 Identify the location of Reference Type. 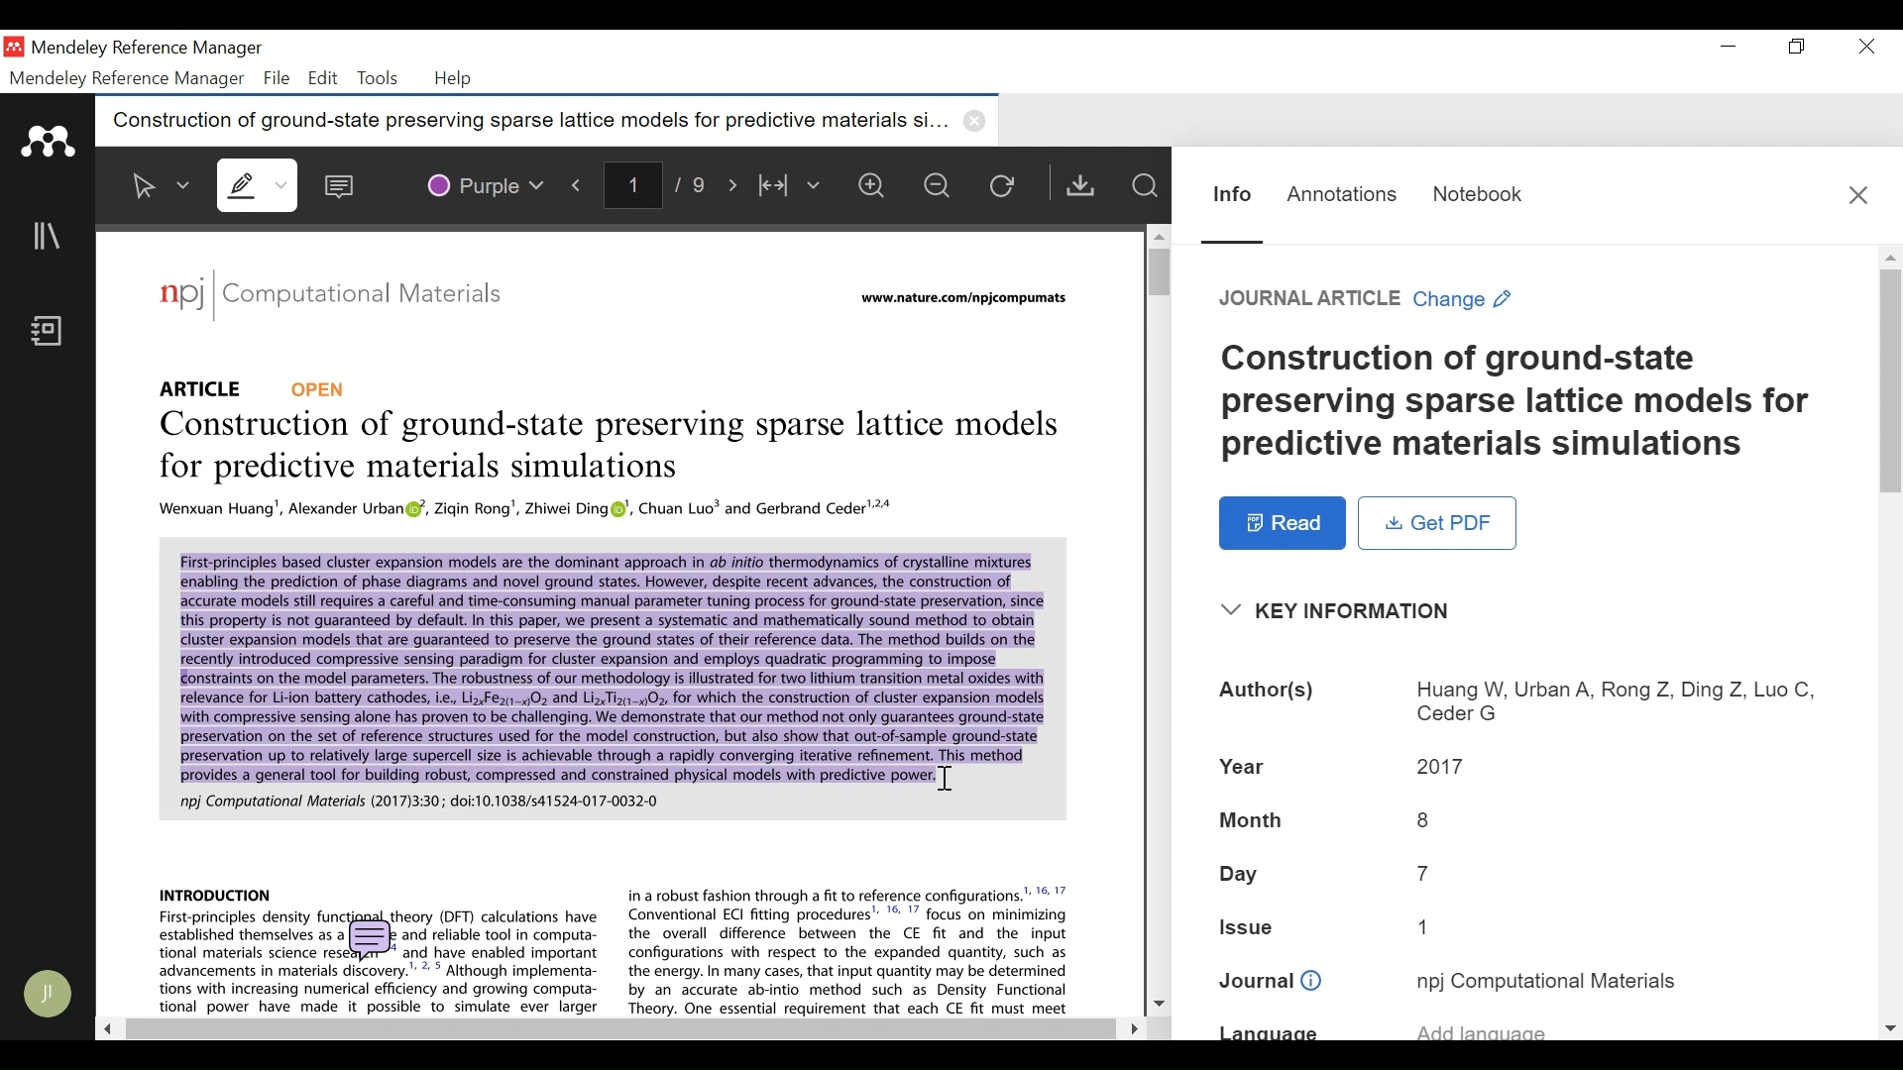
(255, 387).